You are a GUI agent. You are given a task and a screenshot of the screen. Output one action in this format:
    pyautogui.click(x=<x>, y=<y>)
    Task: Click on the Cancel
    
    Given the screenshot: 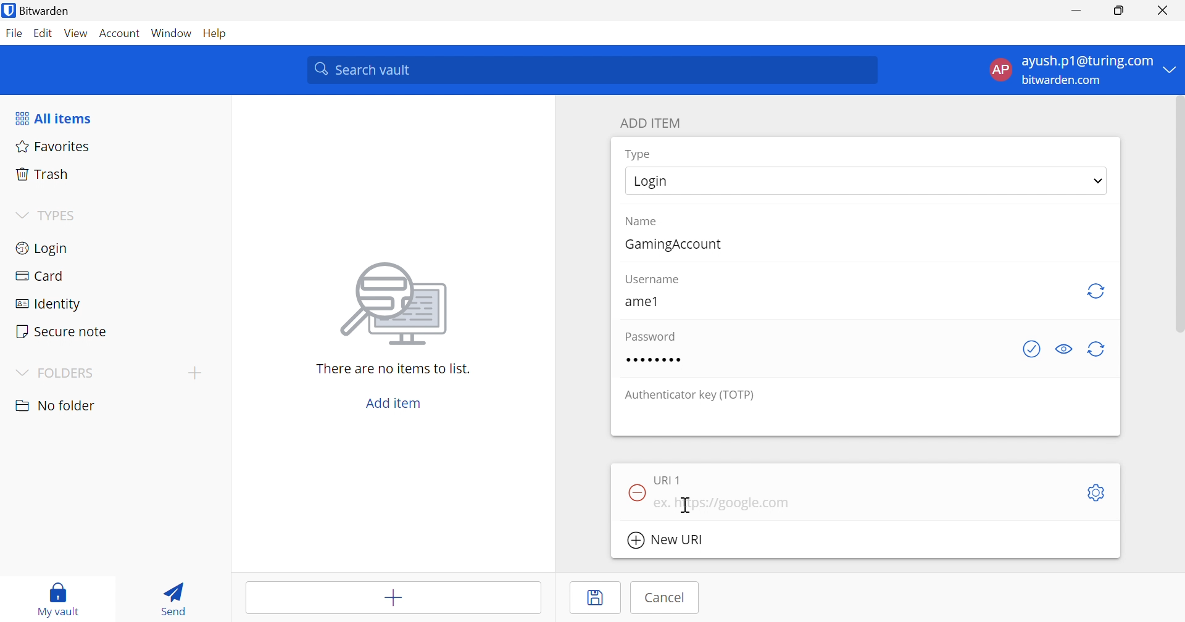 What is the action you would take?
    pyautogui.click(x=662, y=599)
    